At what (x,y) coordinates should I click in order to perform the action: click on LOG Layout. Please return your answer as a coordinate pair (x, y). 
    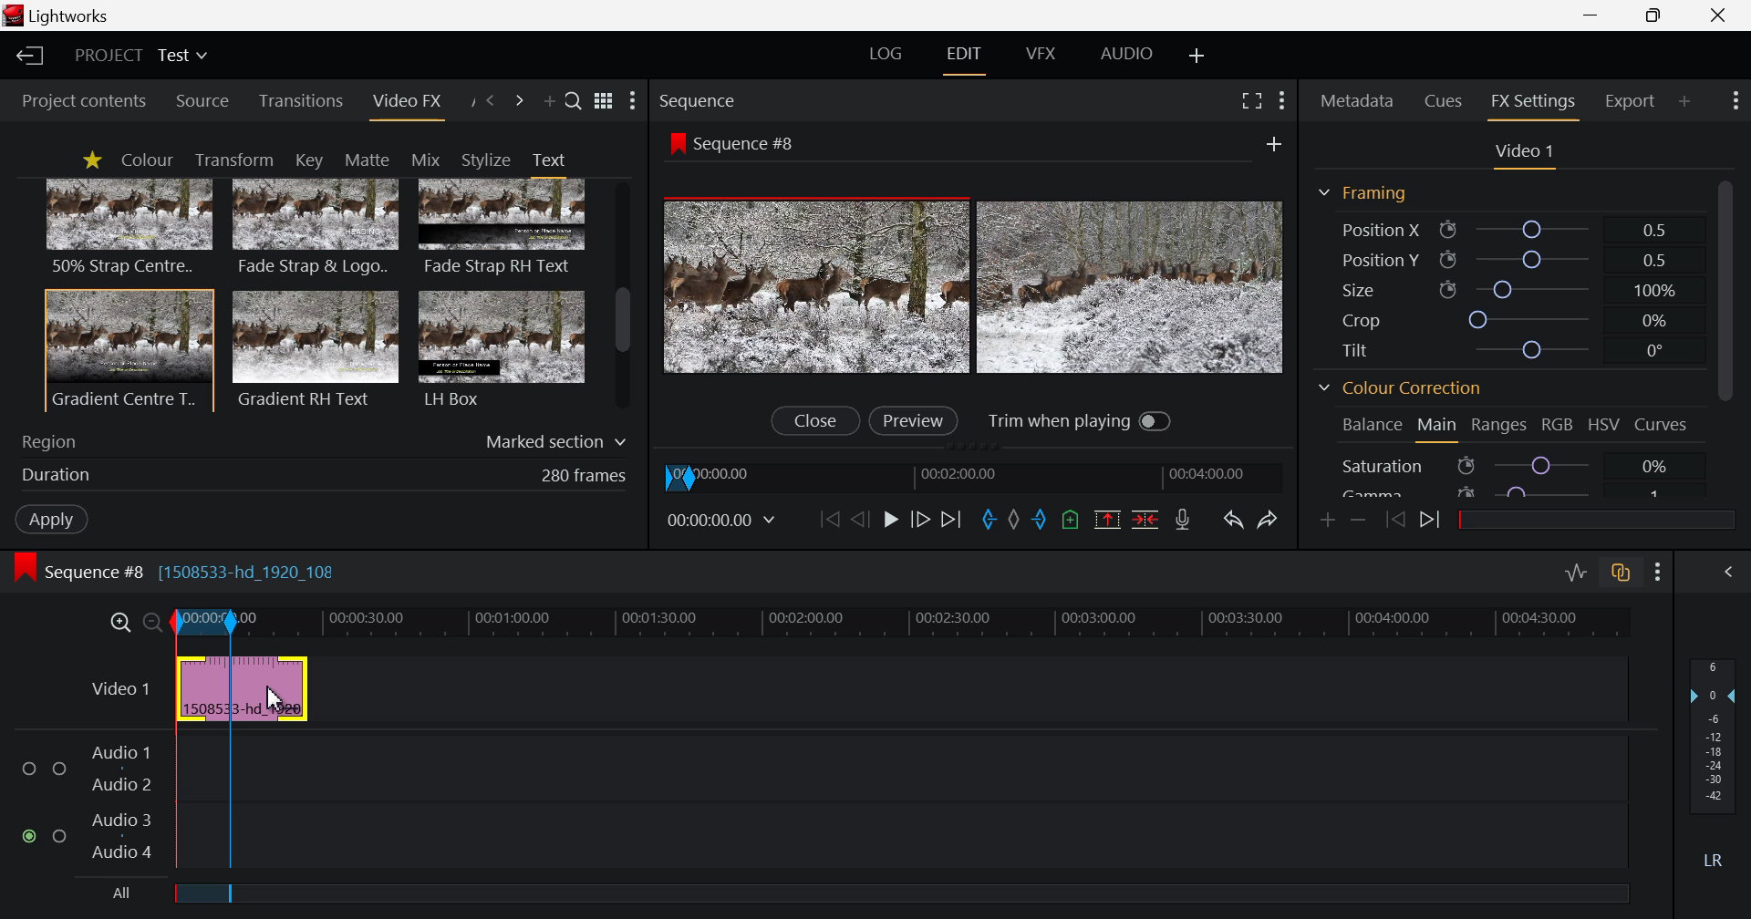
    Looking at the image, I should click on (888, 57).